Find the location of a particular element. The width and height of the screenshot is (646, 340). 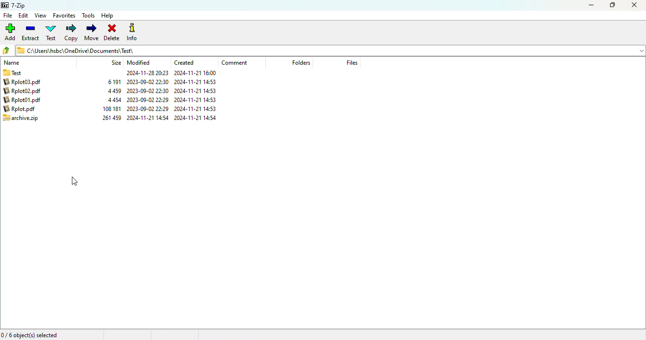

106 181 is located at coordinates (113, 118).